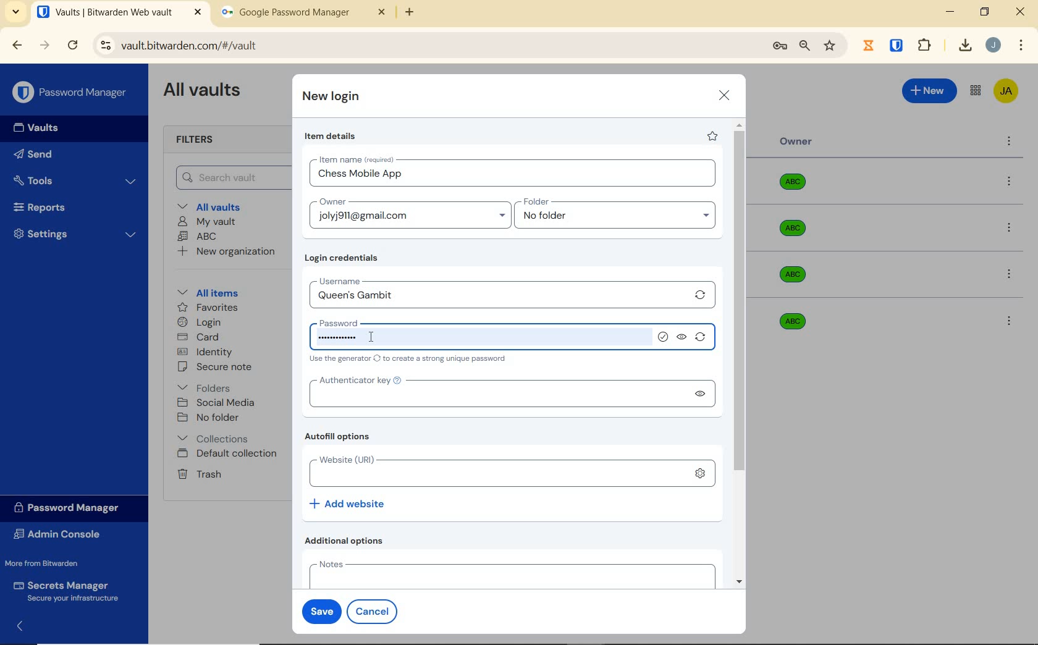 The width and height of the screenshot is (1038, 645). What do you see at coordinates (711, 136) in the screenshot?
I see `favorite` at bounding box center [711, 136].